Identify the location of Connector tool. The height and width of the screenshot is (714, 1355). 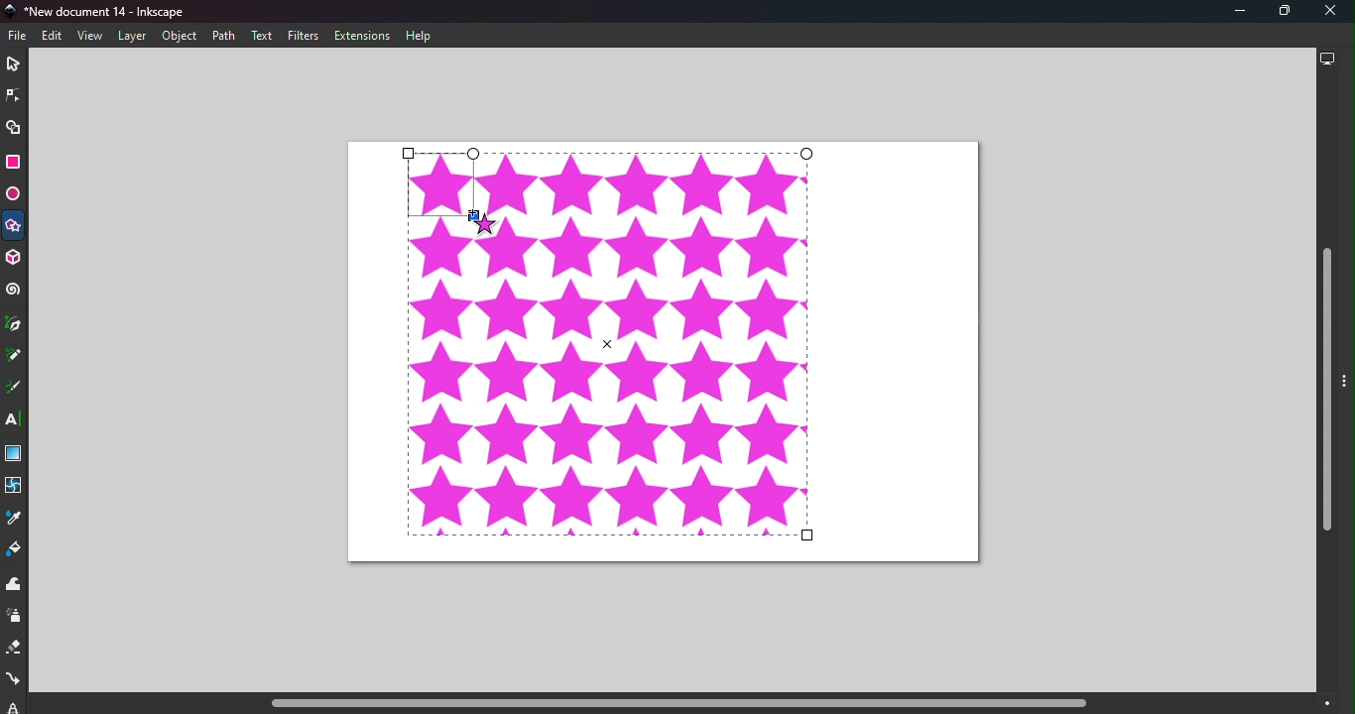
(13, 681).